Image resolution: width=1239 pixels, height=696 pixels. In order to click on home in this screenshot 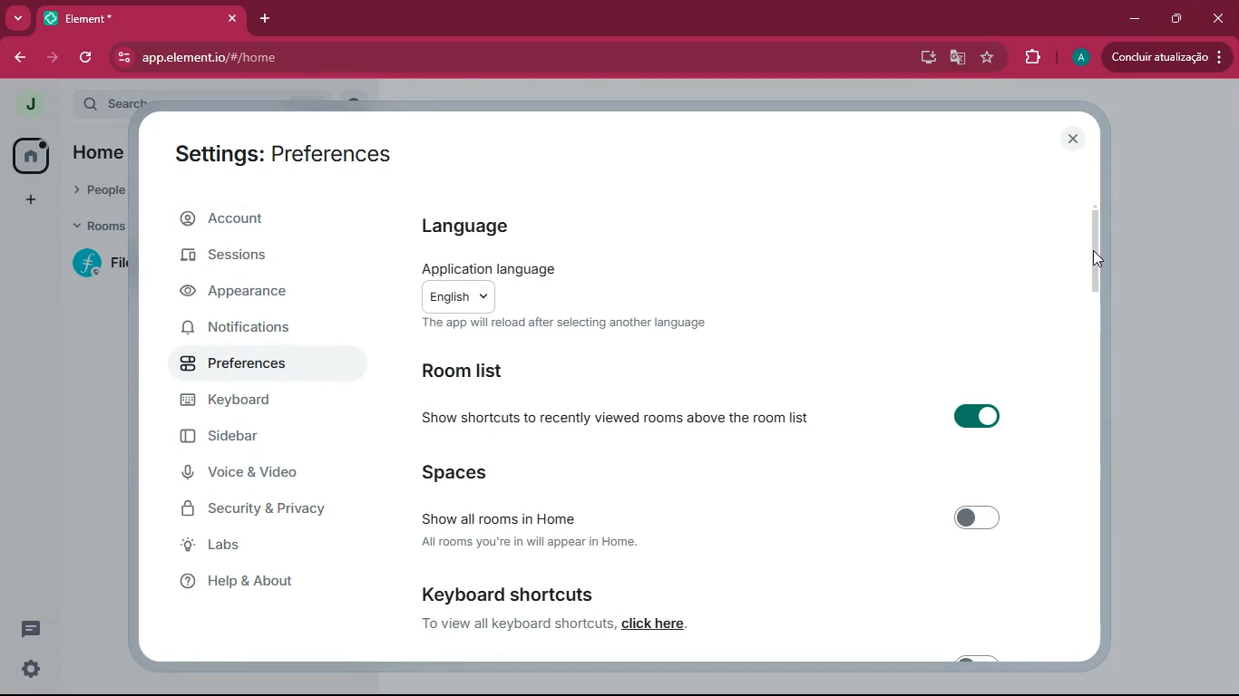, I will do `click(25, 156)`.